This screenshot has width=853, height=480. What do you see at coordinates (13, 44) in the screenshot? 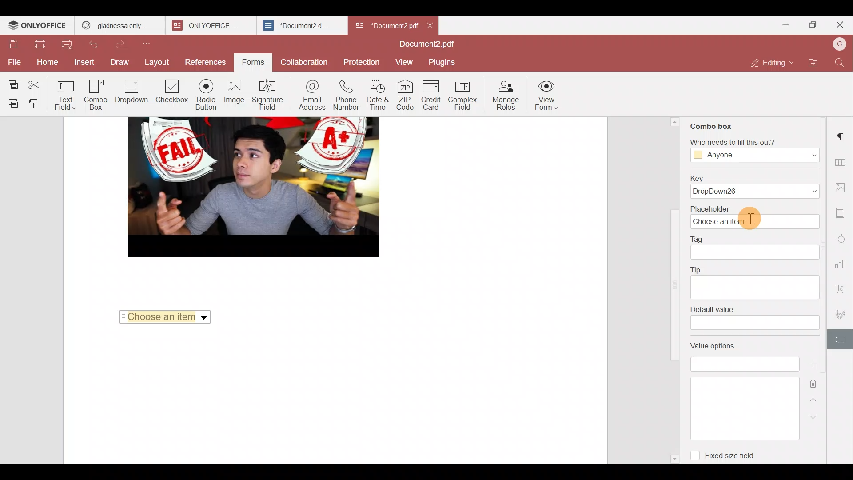
I see `Save` at bounding box center [13, 44].